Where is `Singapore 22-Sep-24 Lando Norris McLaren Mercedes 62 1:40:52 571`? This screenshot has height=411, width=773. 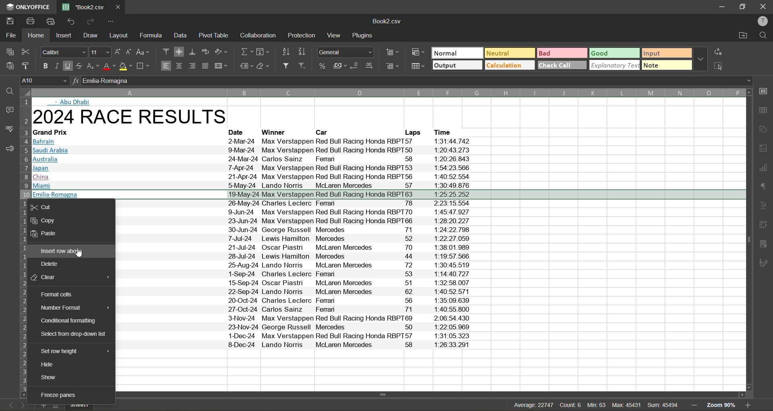
Singapore 22-Sep-24 Lando Norris McLaren Mercedes 62 1:40:52 571 is located at coordinates (295, 291).